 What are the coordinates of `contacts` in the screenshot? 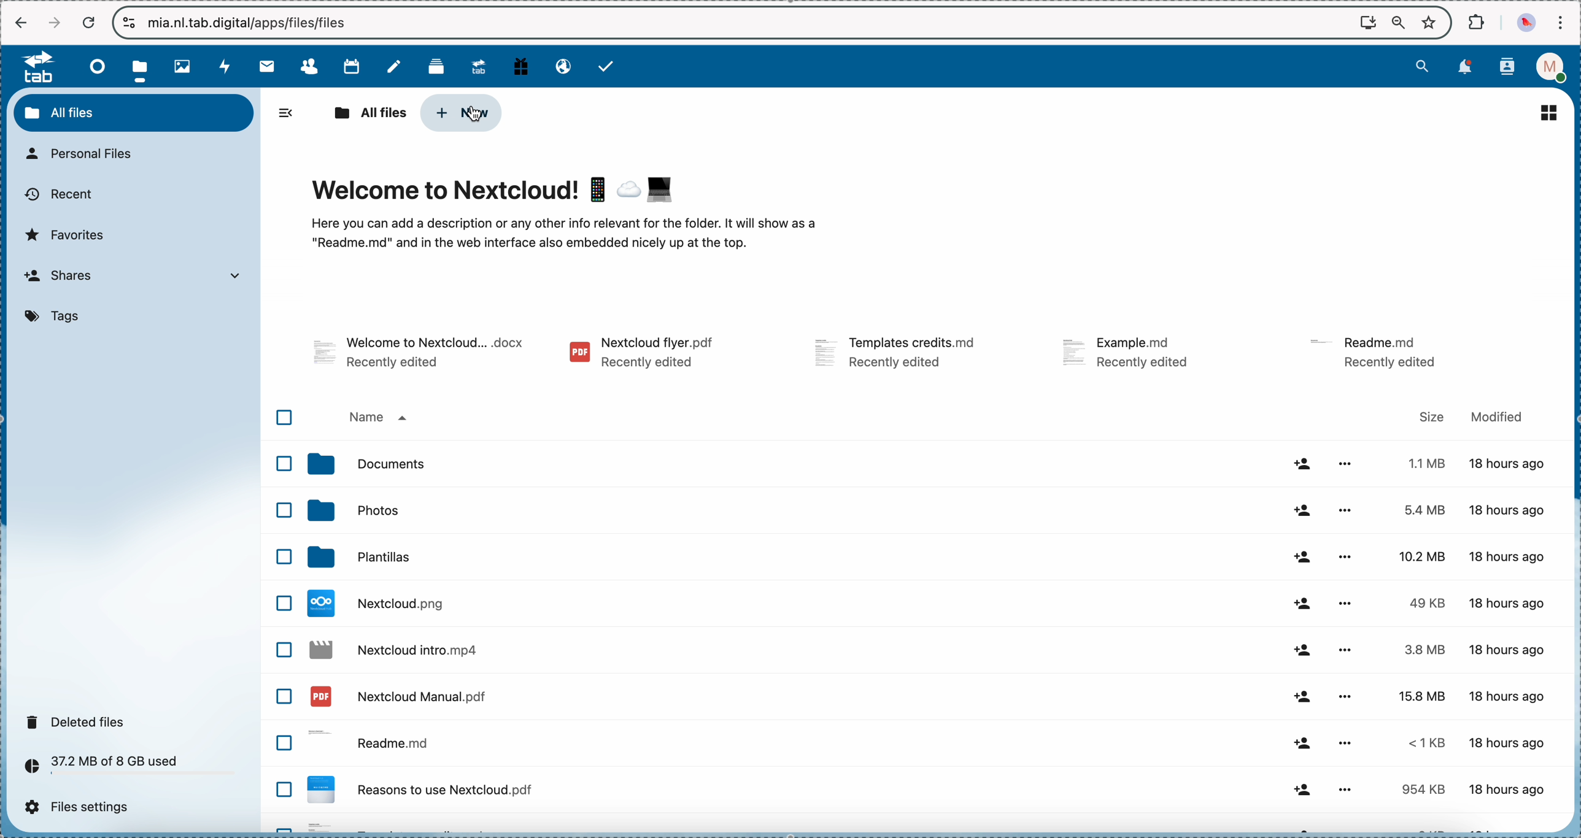 It's located at (1507, 68).